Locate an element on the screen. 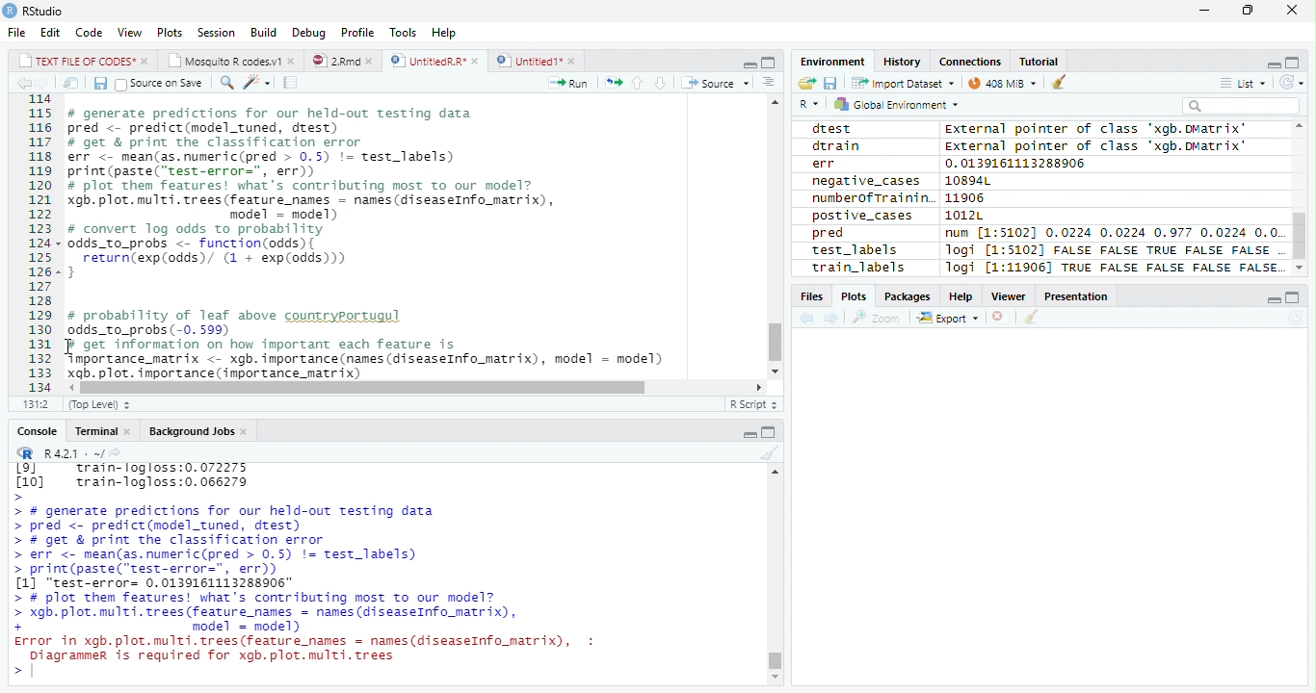  Lol train-logloss:0.072275
[10]  train-logloss:0.066279 is located at coordinates (133, 481).